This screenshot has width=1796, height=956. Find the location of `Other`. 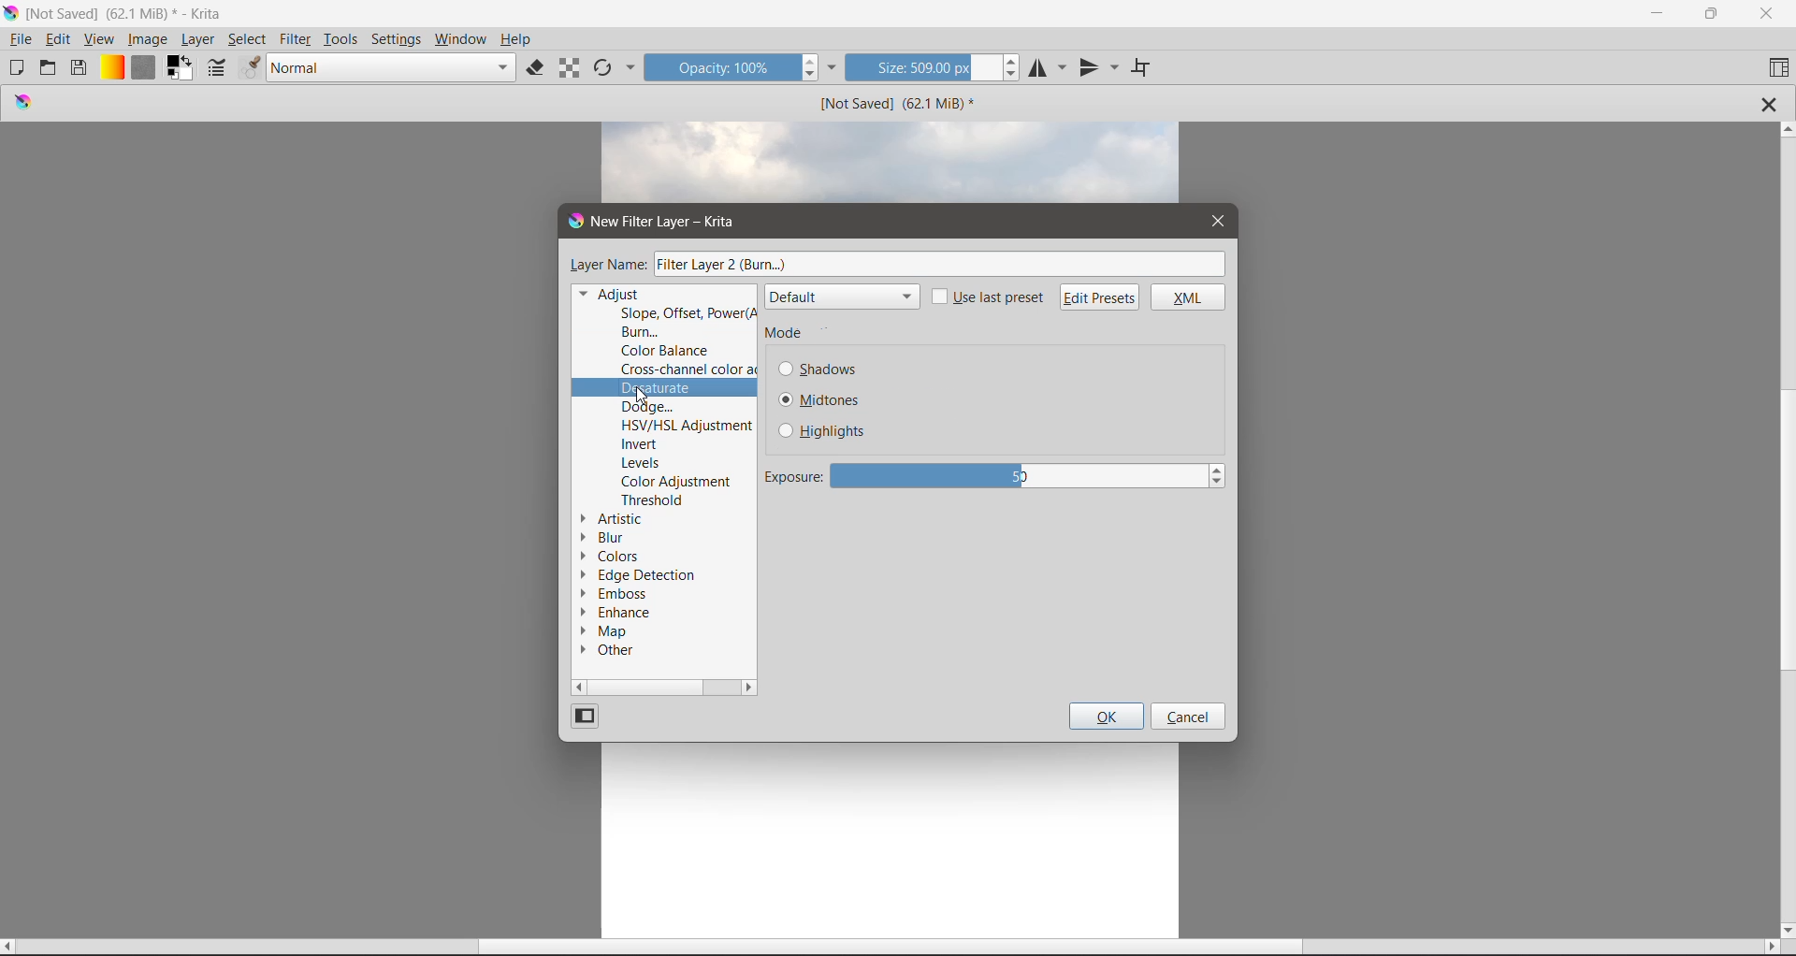

Other is located at coordinates (613, 651).